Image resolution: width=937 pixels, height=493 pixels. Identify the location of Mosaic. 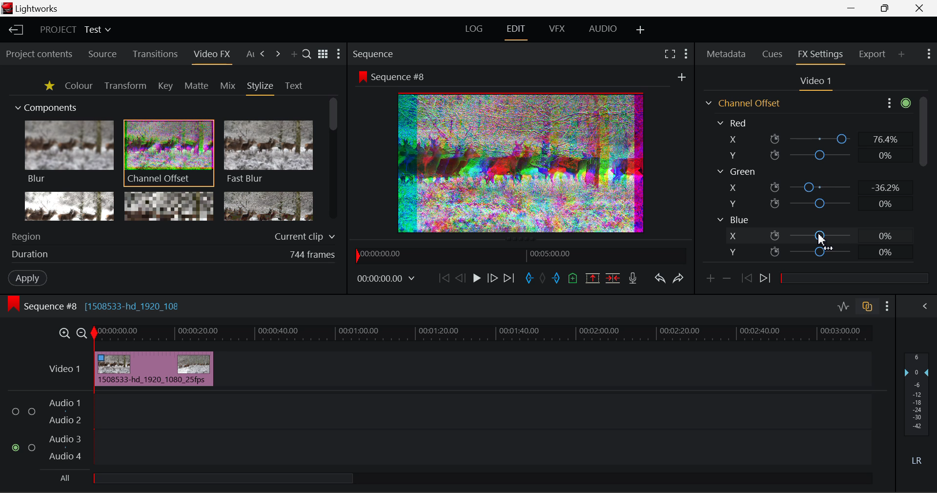
(169, 205).